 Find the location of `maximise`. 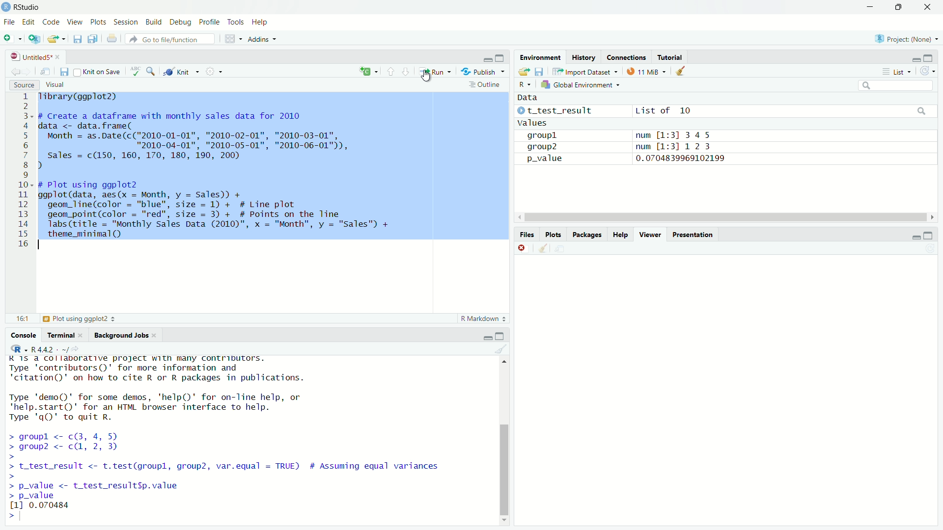

maximise is located at coordinates (929, 58).